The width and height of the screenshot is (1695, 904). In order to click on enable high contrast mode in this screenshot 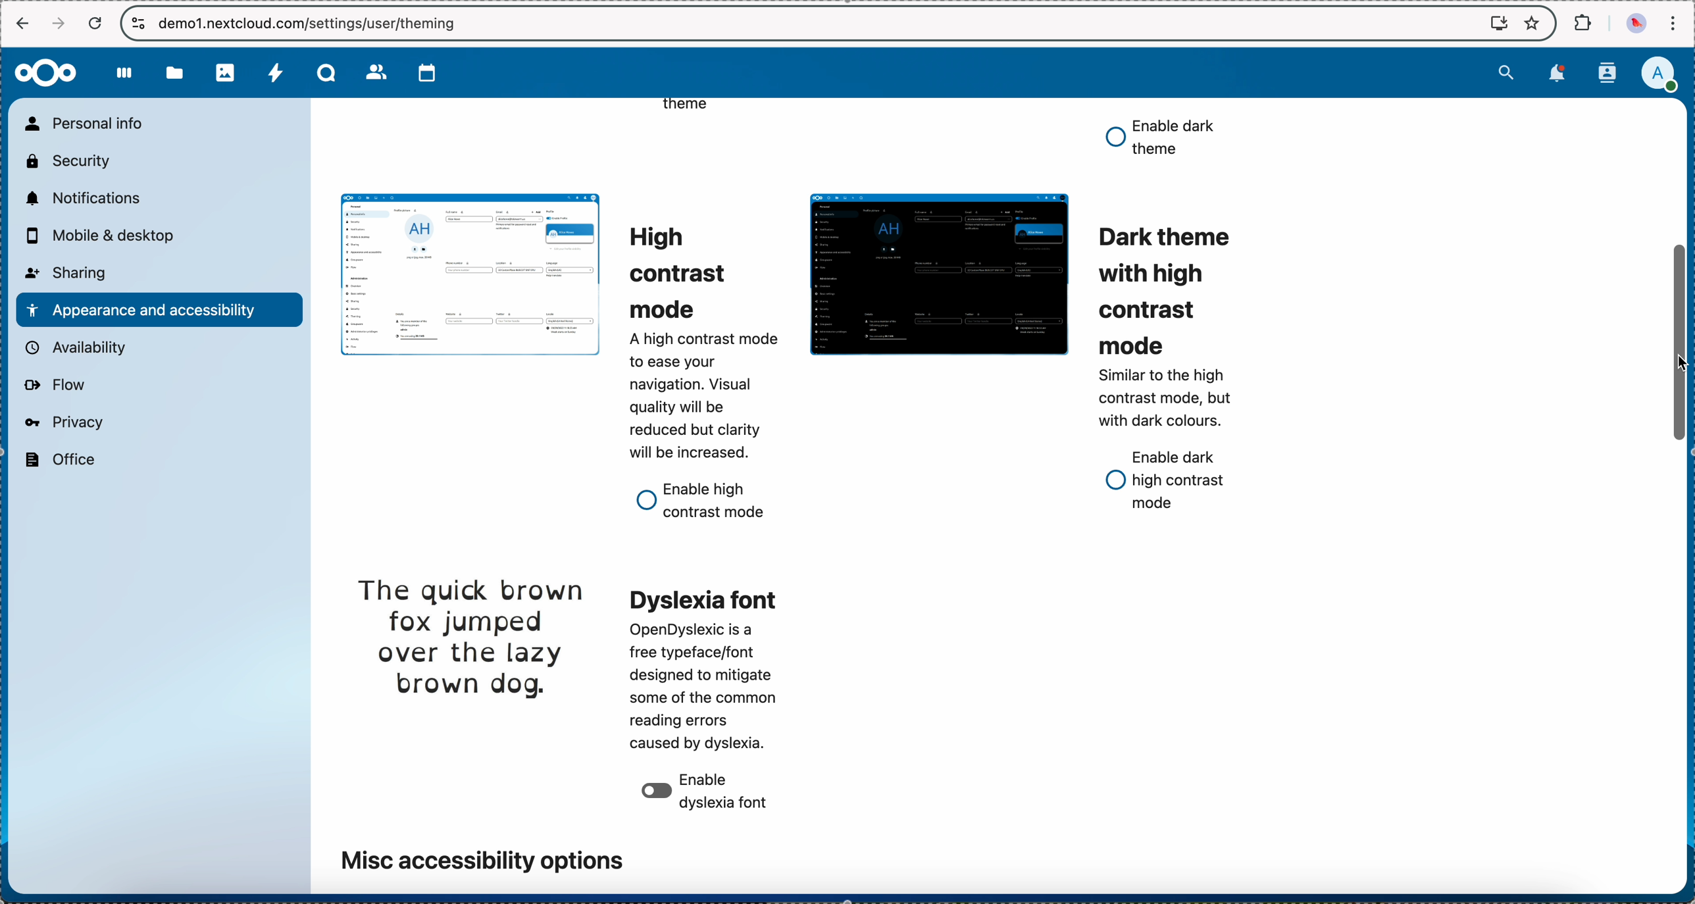, I will do `click(705, 501)`.